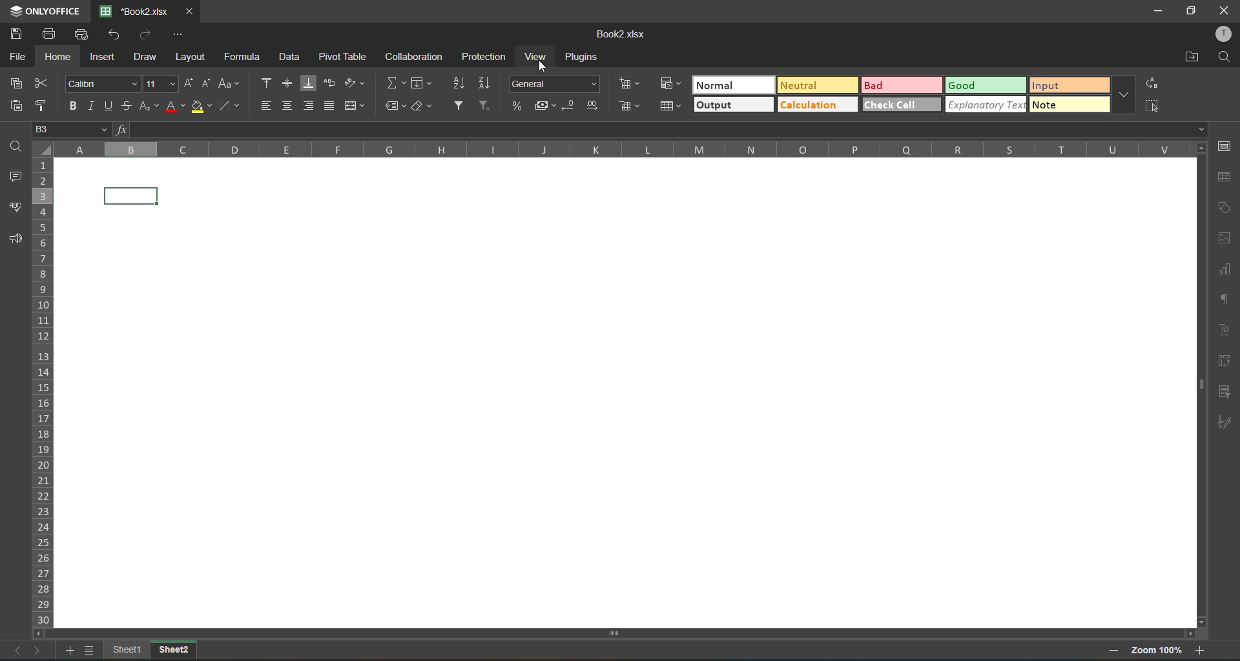 Image resolution: width=1240 pixels, height=661 pixels. What do you see at coordinates (19, 83) in the screenshot?
I see `copy` at bounding box center [19, 83].